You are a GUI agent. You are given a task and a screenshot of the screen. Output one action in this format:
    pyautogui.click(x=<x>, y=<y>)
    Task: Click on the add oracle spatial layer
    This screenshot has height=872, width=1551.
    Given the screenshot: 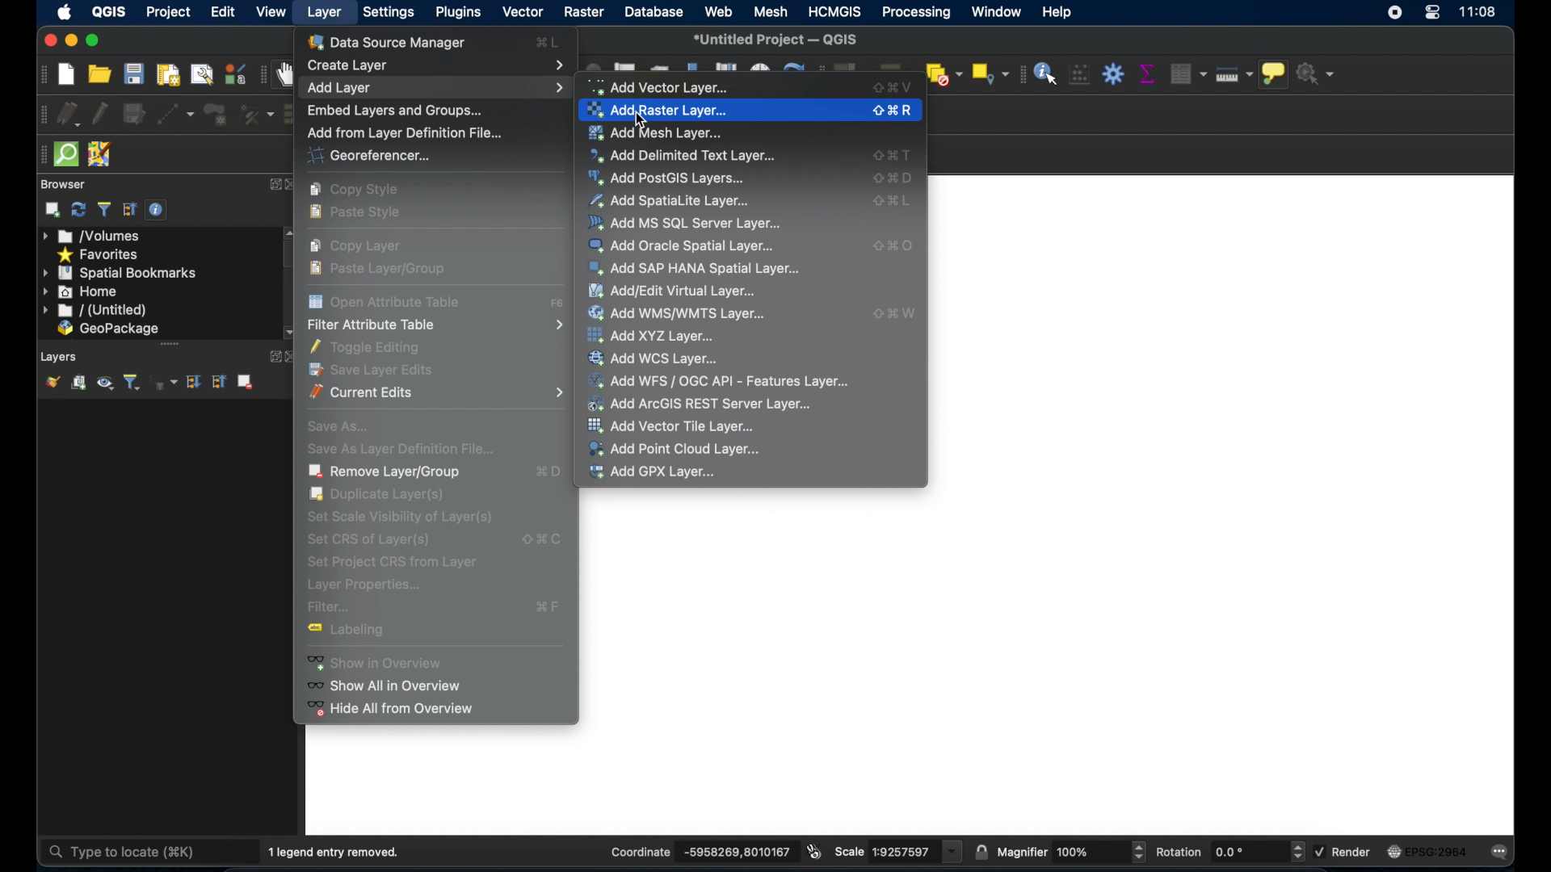 What is the action you would take?
    pyautogui.click(x=893, y=246)
    